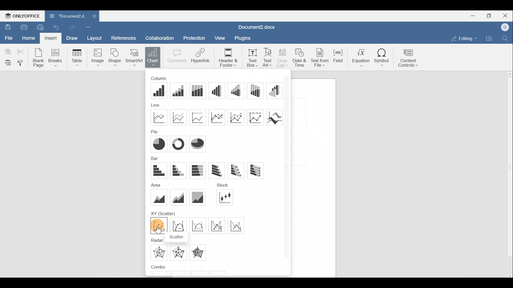 The width and height of the screenshot is (513, 288). Describe the element at coordinates (180, 273) in the screenshot. I see `Clustered column-line on secondary axis` at that location.